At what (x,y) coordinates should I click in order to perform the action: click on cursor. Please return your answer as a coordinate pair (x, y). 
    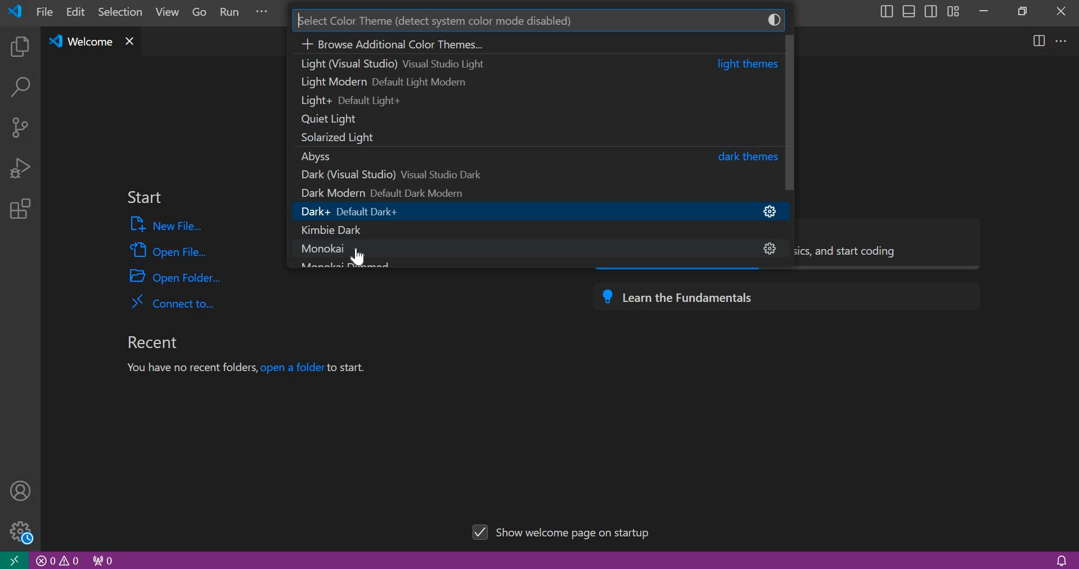
    Looking at the image, I should click on (360, 255).